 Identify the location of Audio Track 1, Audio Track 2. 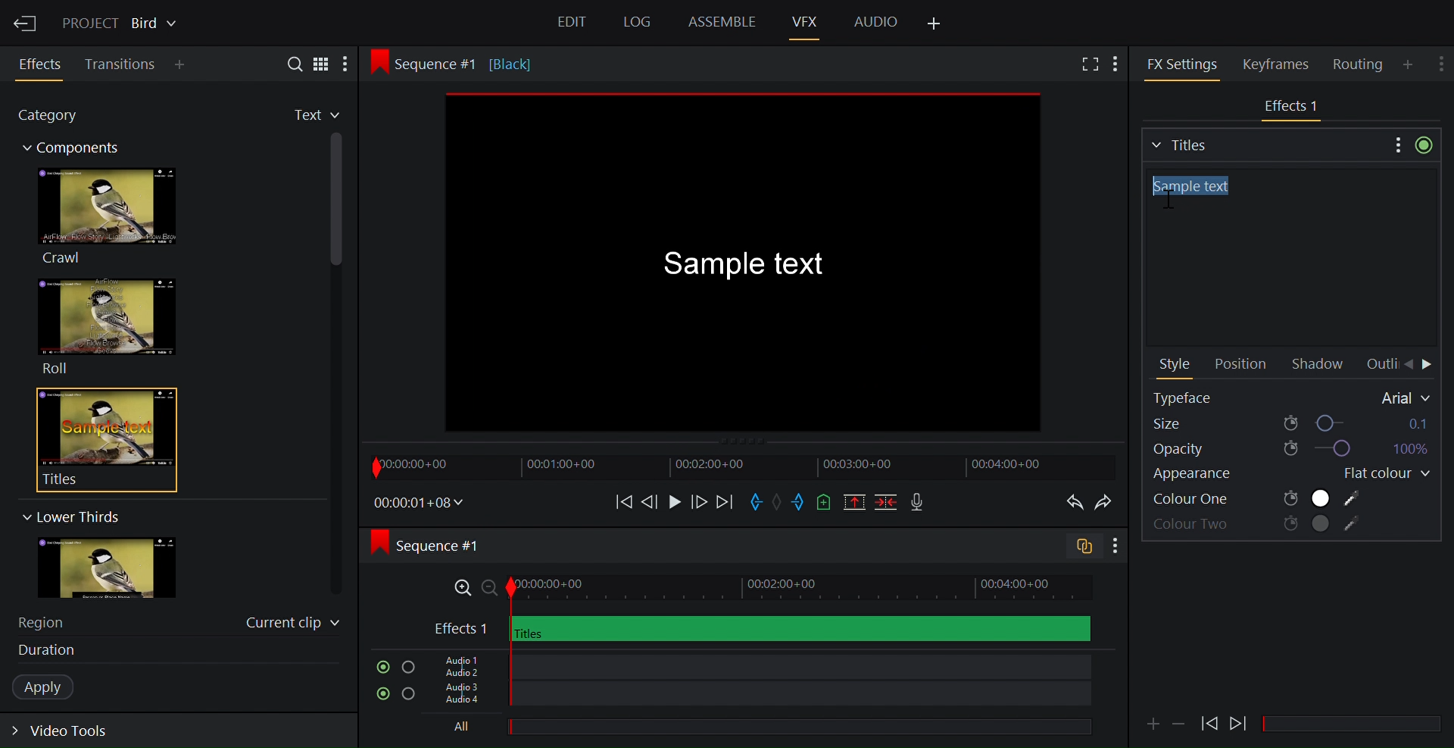
(757, 665).